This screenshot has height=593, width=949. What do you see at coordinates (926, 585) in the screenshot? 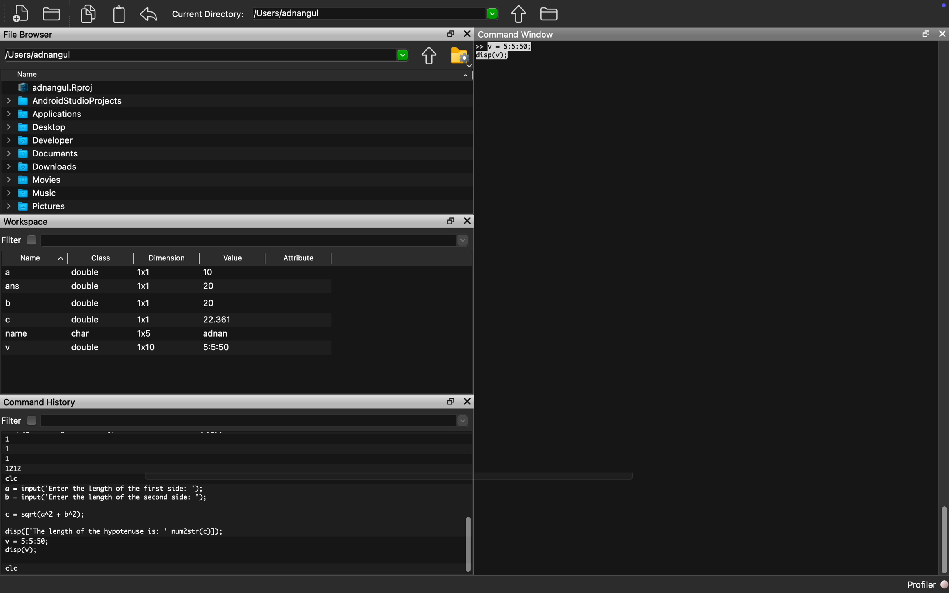
I see `Profiler` at bounding box center [926, 585].